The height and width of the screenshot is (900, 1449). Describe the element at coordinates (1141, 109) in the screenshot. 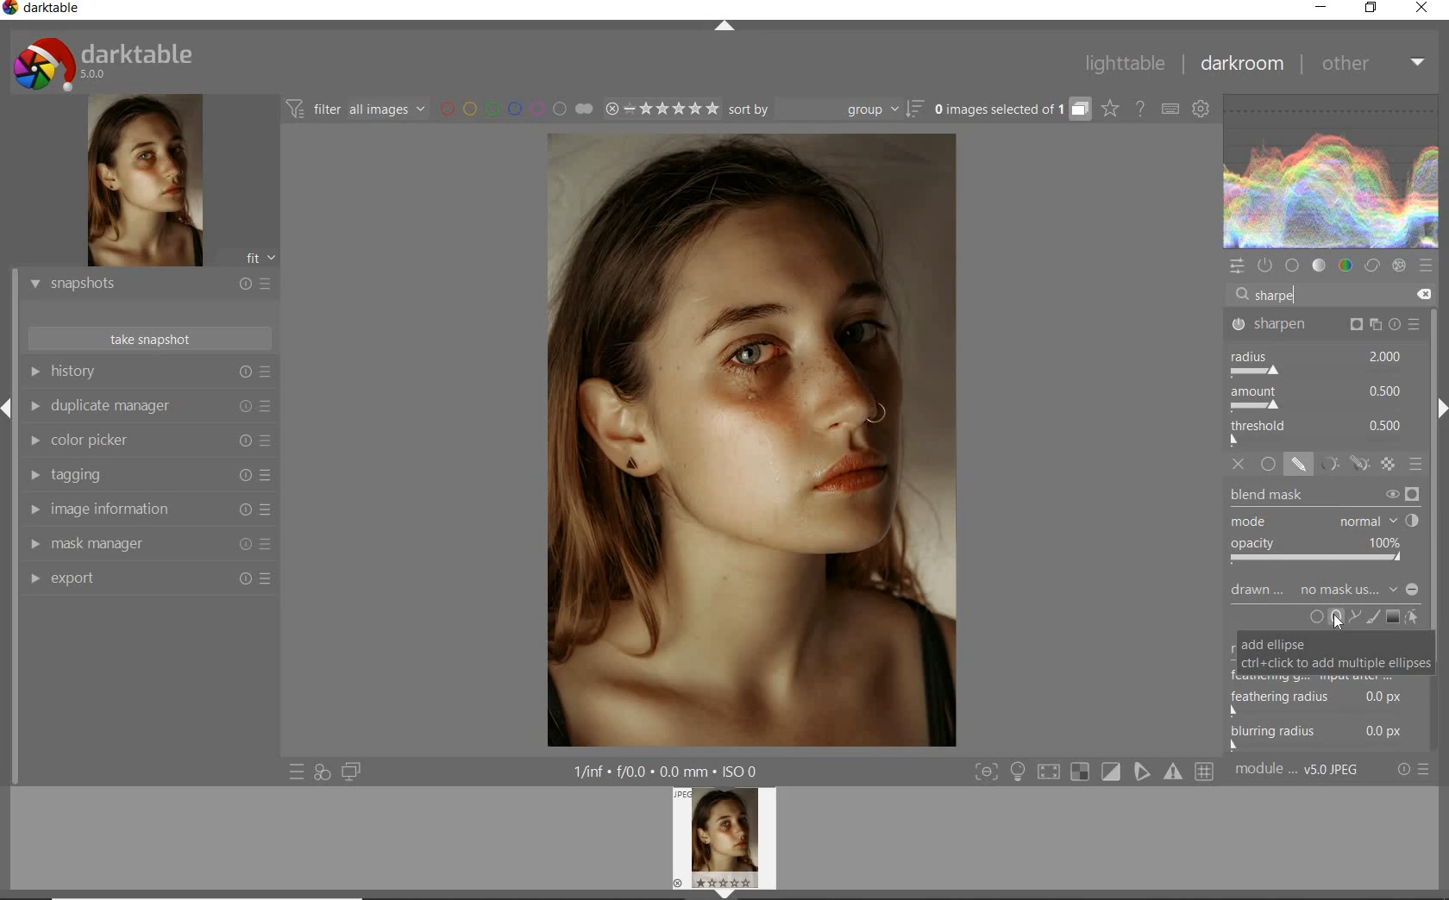

I see `enable online help` at that location.